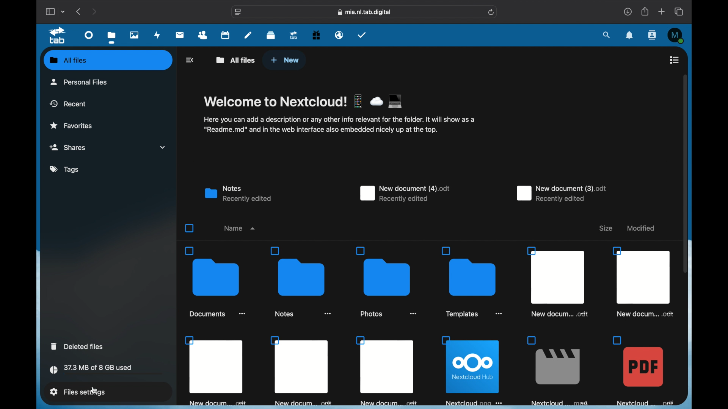  I want to click on notes, so click(247, 36).